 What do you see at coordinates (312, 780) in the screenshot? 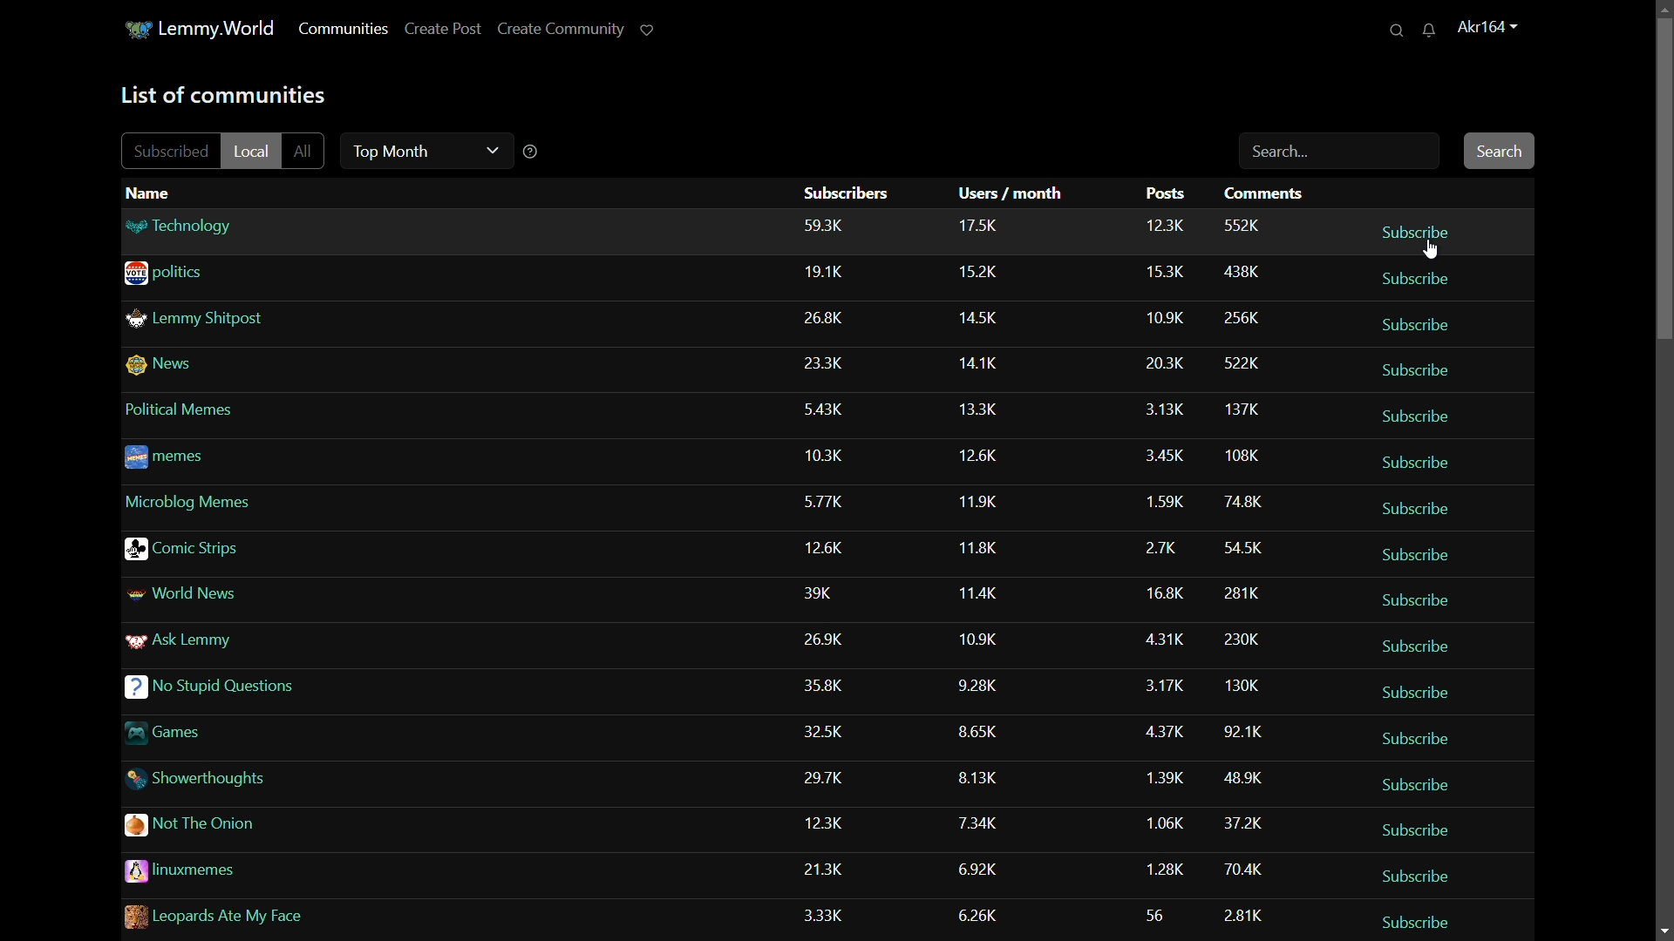
I see `` at bounding box center [312, 780].